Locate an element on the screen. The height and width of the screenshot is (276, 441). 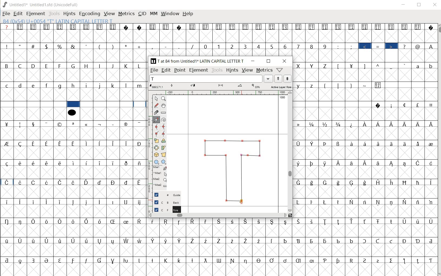
Symbol is located at coordinates (233, 27).